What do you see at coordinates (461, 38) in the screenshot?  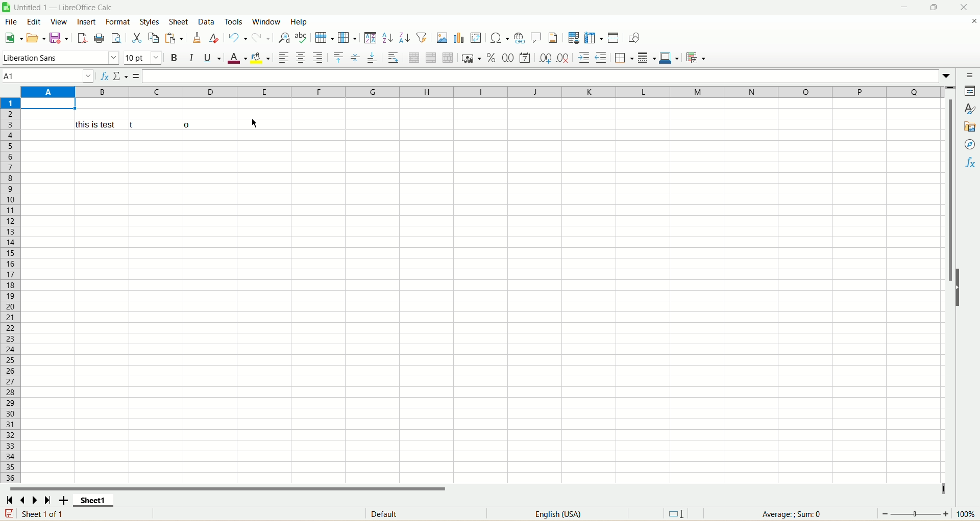 I see `insert chart` at bounding box center [461, 38].